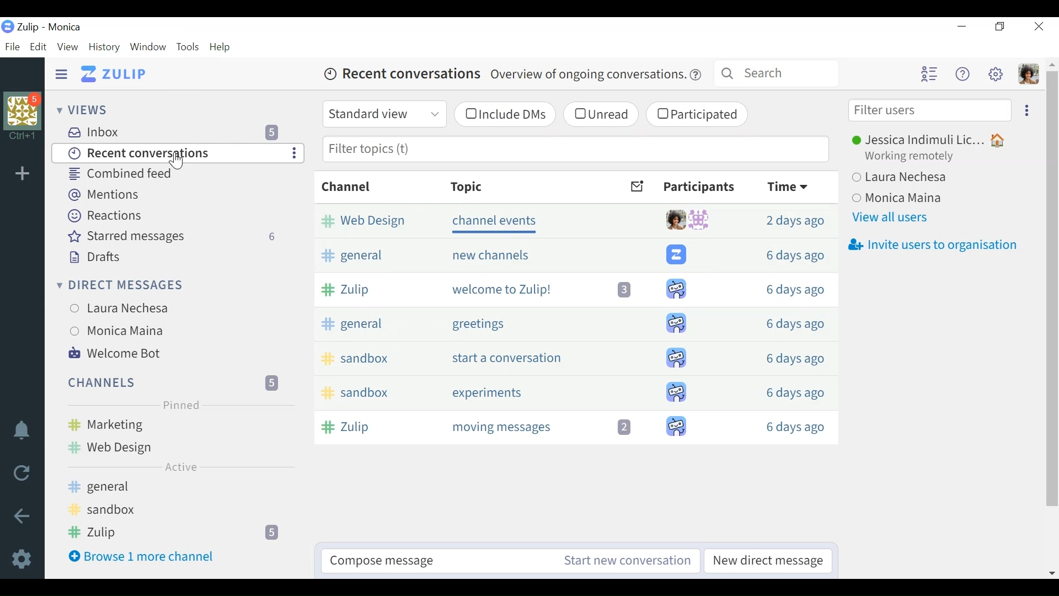 This screenshot has height=596, width=1059. What do you see at coordinates (699, 188) in the screenshot?
I see `Participants` at bounding box center [699, 188].